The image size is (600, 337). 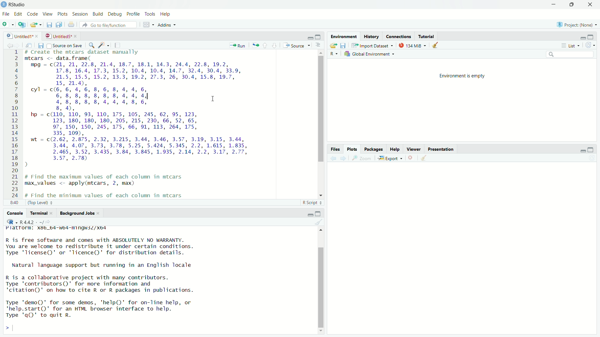 I want to click on next, so click(x=345, y=158).